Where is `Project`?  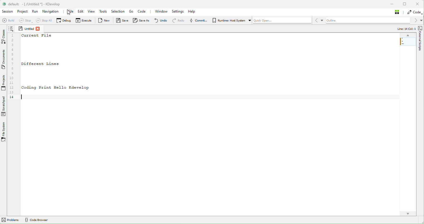
Project is located at coordinates (23, 12).